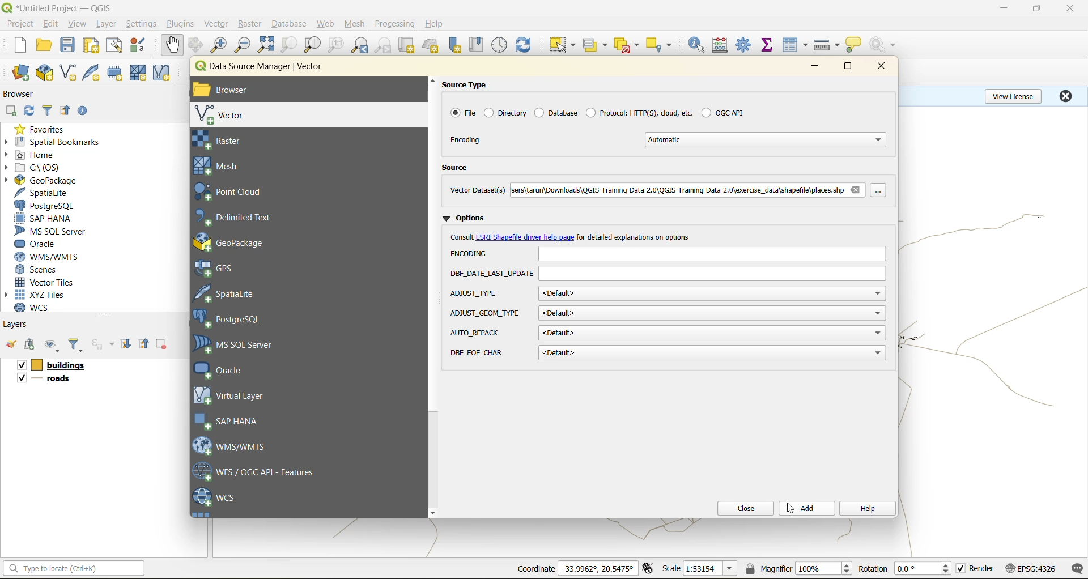  Describe the element at coordinates (769, 45) in the screenshot. I see `statistical summary` at that location.